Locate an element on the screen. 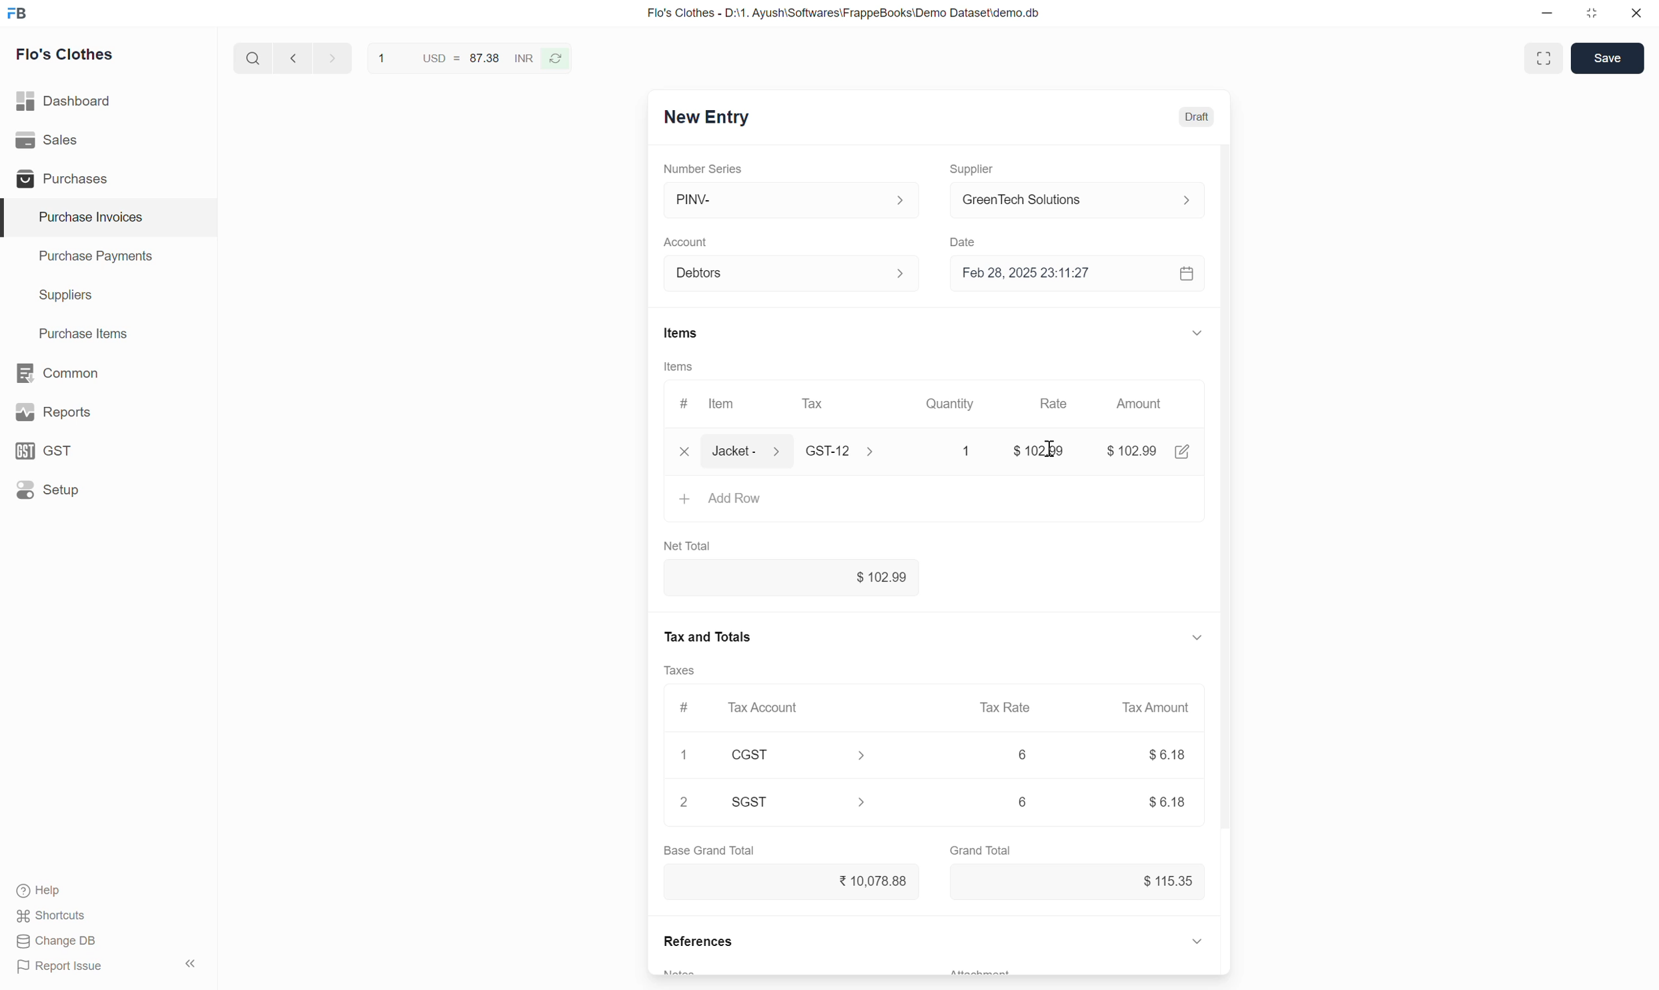 This screenshot has height=990, width=1659. Change dimension is located at coordinates (1591, 13).